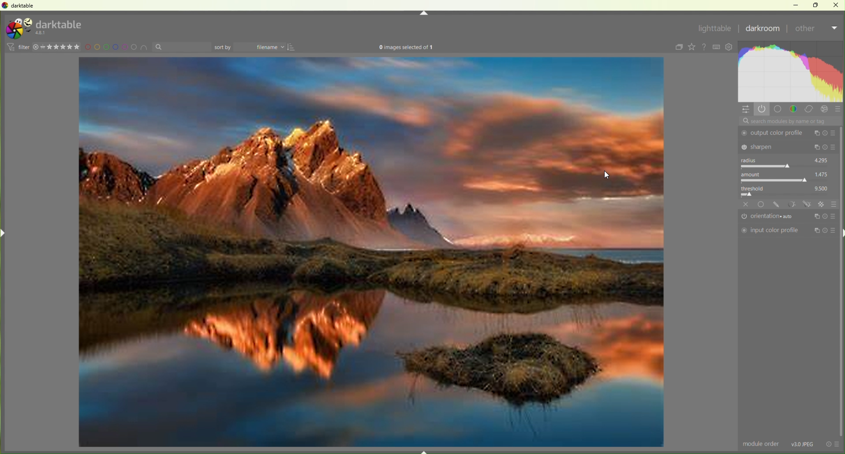  What do you see at coordinates (833, 444) in the screenshot?
I see `actions` at bounding box center [833, 444].